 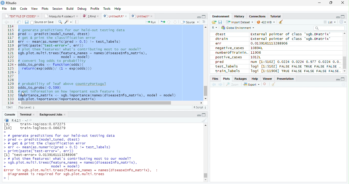 What do you see at coordinates (204, 21) in the screenshot?
I see `Show Document Outline` at bounding box center [204, 21].